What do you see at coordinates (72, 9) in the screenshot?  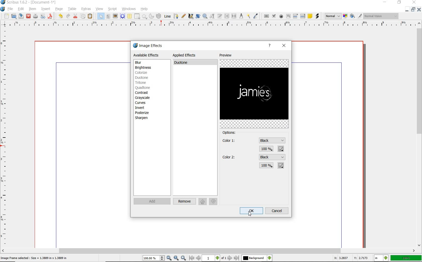 I see `table` at bounding box center [72, 9].